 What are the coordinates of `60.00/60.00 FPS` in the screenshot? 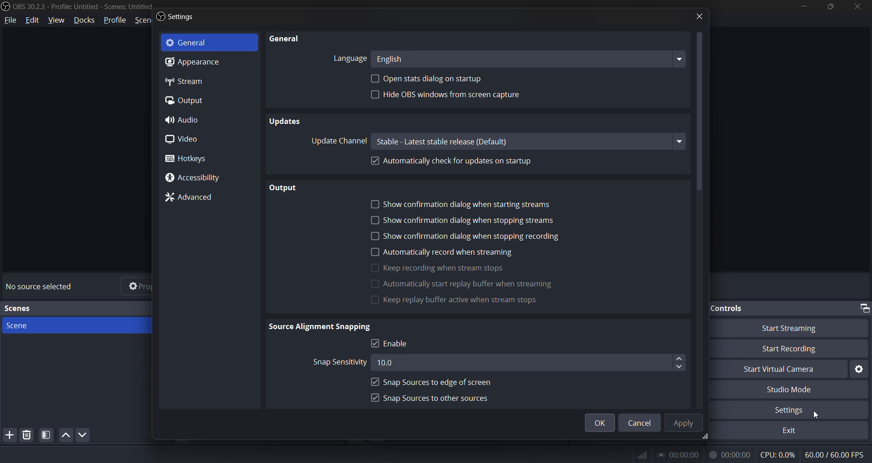 It's located at (834, 455).